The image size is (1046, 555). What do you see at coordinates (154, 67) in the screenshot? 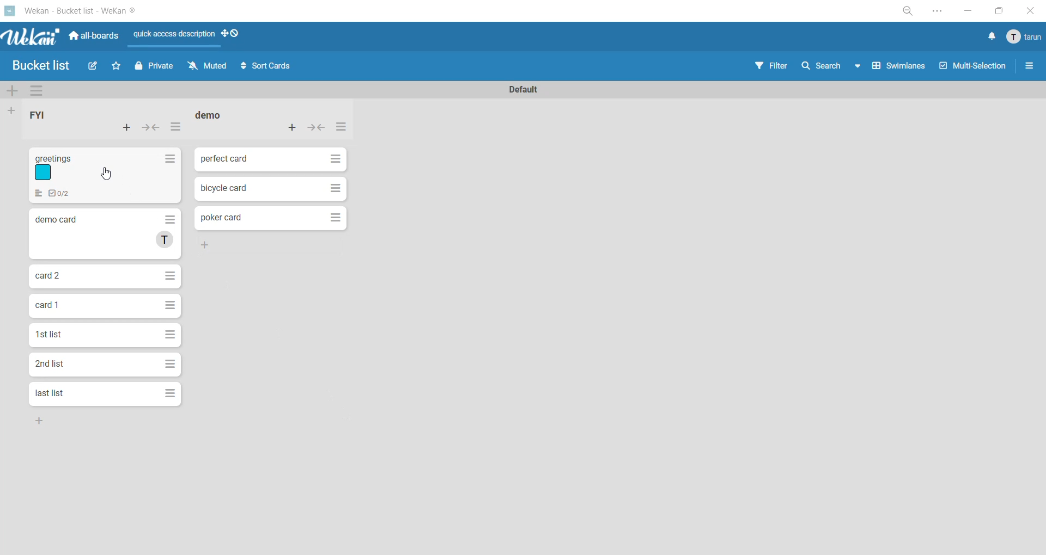
I see `private` at bounding box center [154, 67].